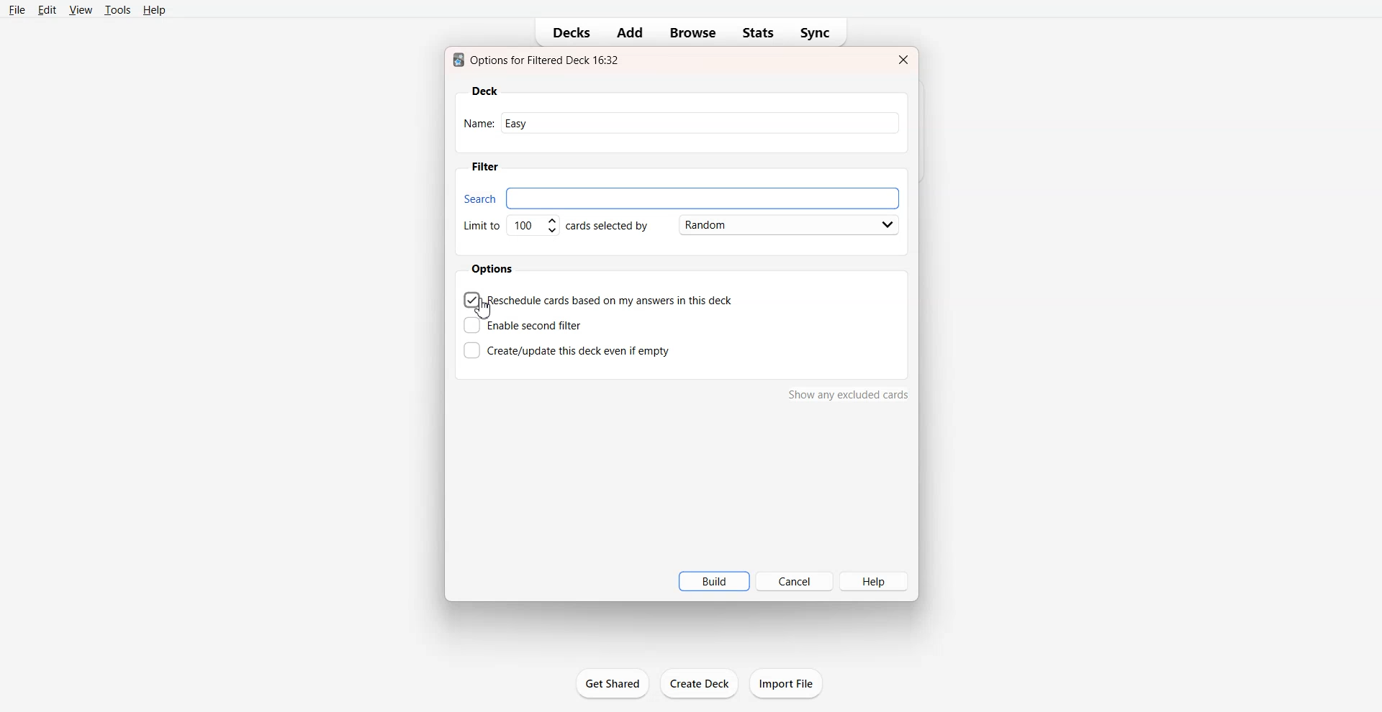  Describe the element at coordinates (792, 683) in the screenshot. I see `import file` at that location.